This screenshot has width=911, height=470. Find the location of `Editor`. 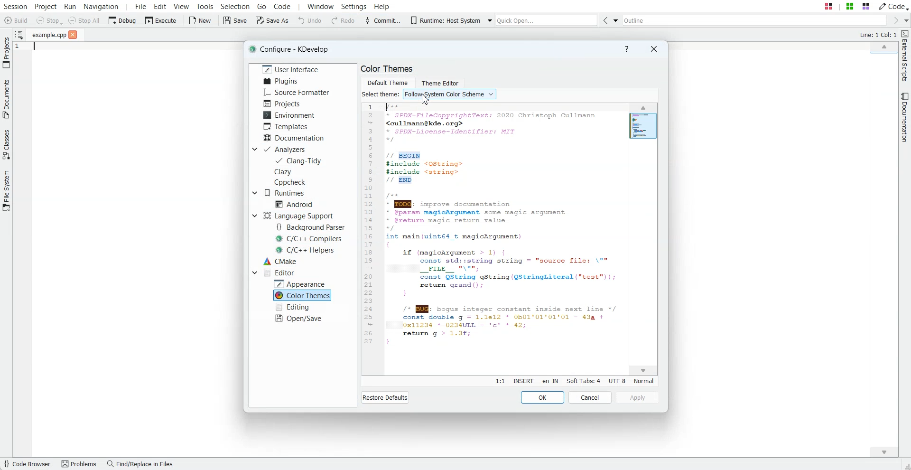

Editor is located at coordinates (279, 273).